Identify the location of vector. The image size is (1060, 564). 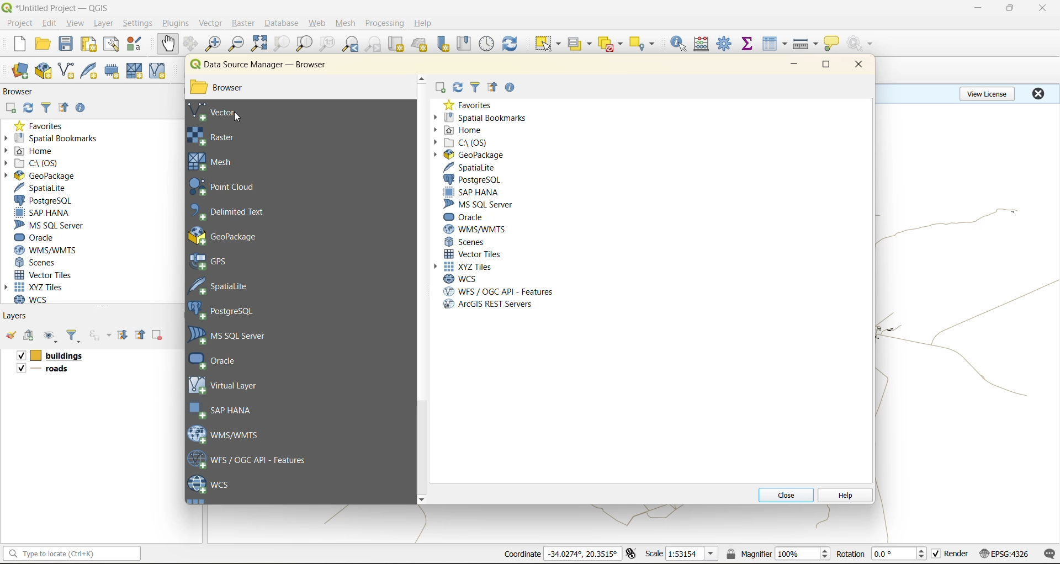
(221, 112).